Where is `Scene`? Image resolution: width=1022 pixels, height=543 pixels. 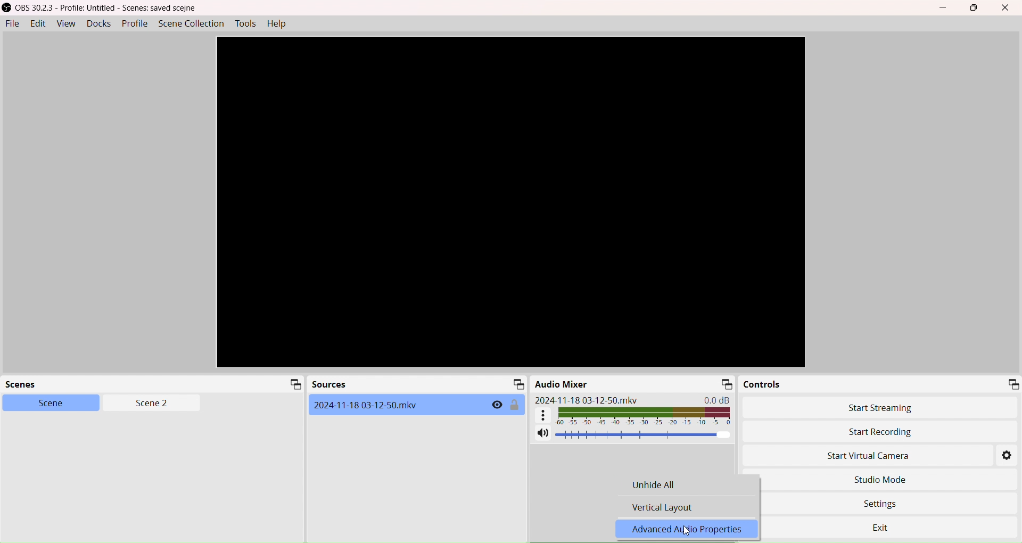 Scene is located at coordinates (44, 402).